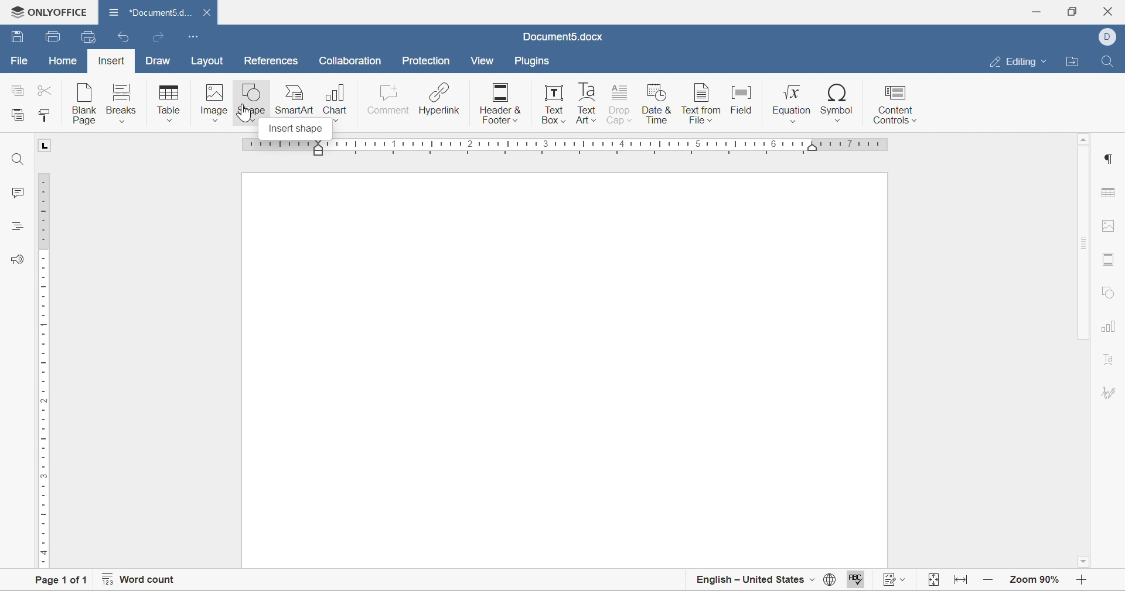 This screenshot has height=591, width=1125. What do you see at coordinates (1085, 562) in the screenshot?
I see `scroll down` at bounding box center [1085, 562].